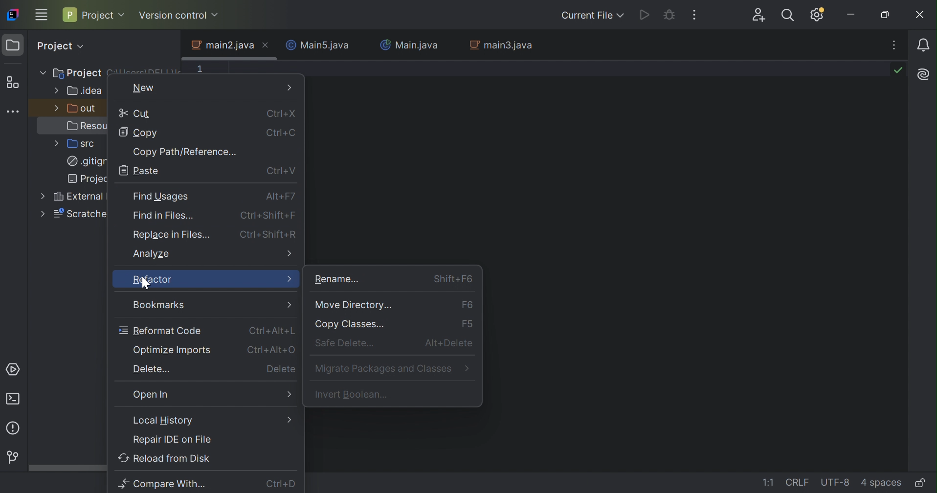 The width and height of the screenshot is (937, 493). Describe the element at coordinates (450, 342) in the screenshot. I see `Alt+Delete` at that location.